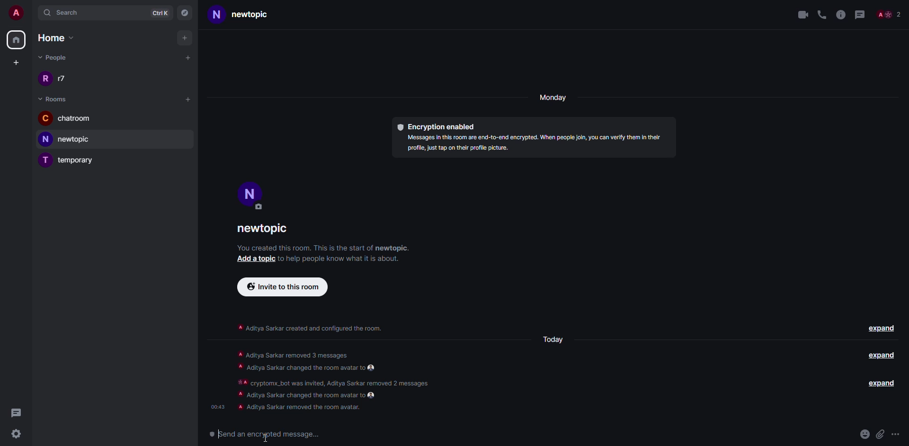 The width and height of the screenshot is (909, 446). Describe the element at coordinates (186, 12) in the screenshot. I see `navigator` at that location.